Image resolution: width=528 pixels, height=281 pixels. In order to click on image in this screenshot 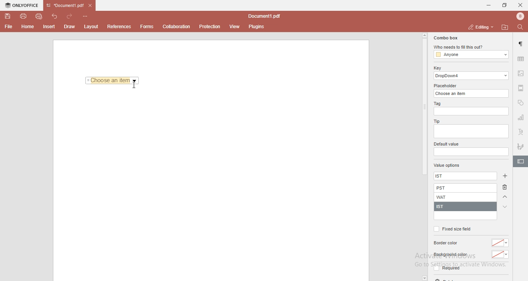, I will do `click(521, 74)`.